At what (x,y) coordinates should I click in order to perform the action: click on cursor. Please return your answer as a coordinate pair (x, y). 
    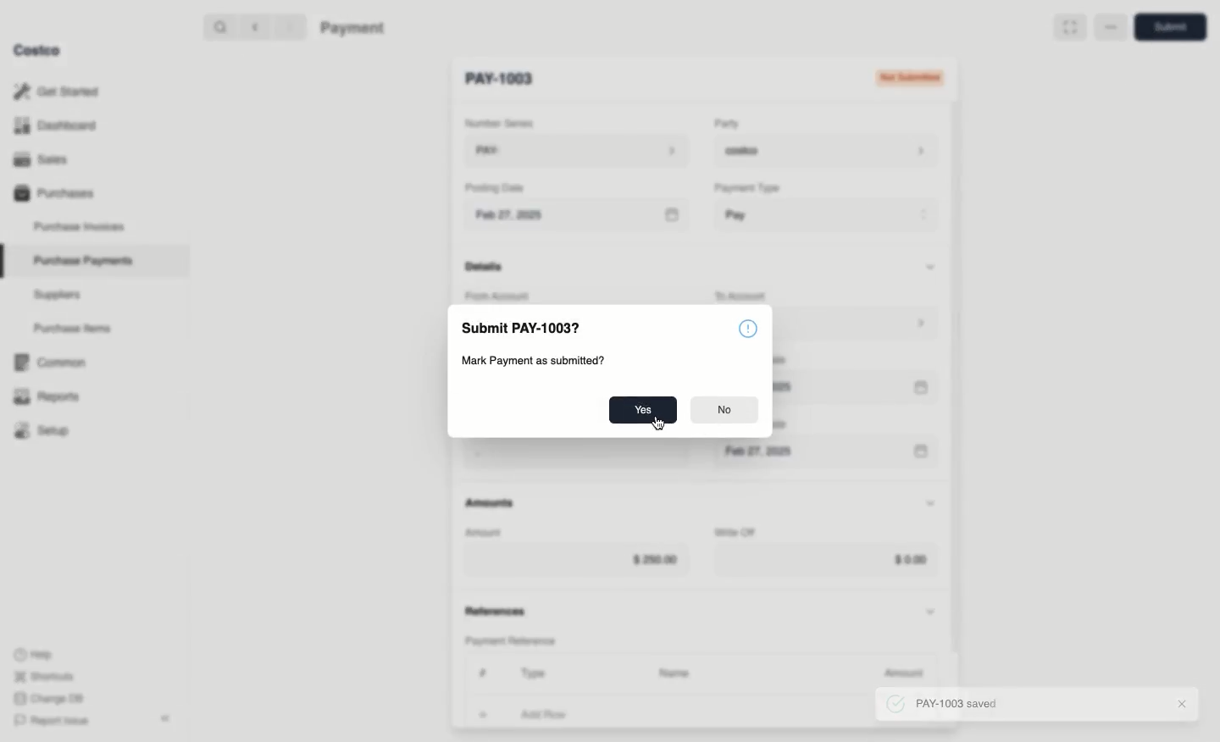
    Looking at the image, I should click on (655, 423).